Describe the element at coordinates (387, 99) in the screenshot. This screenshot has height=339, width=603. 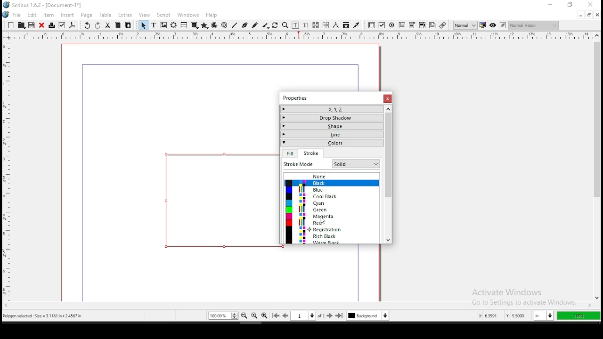
I see `close window` at that location.